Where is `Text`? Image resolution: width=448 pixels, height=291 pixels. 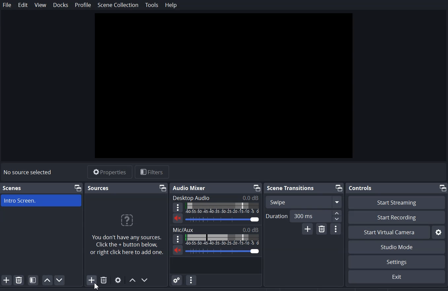
Text is located at coordinates (215, 229).